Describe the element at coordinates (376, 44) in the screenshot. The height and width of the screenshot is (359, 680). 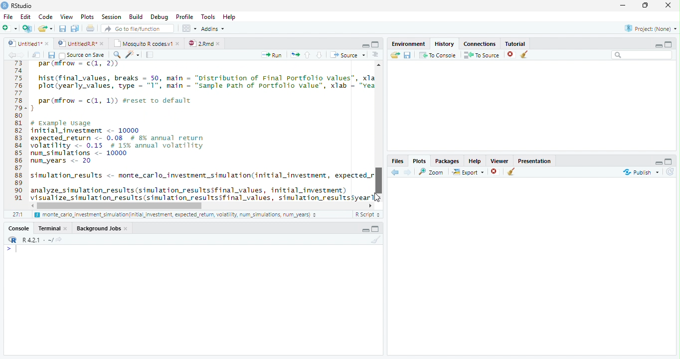
I see `Full Height` at that location.